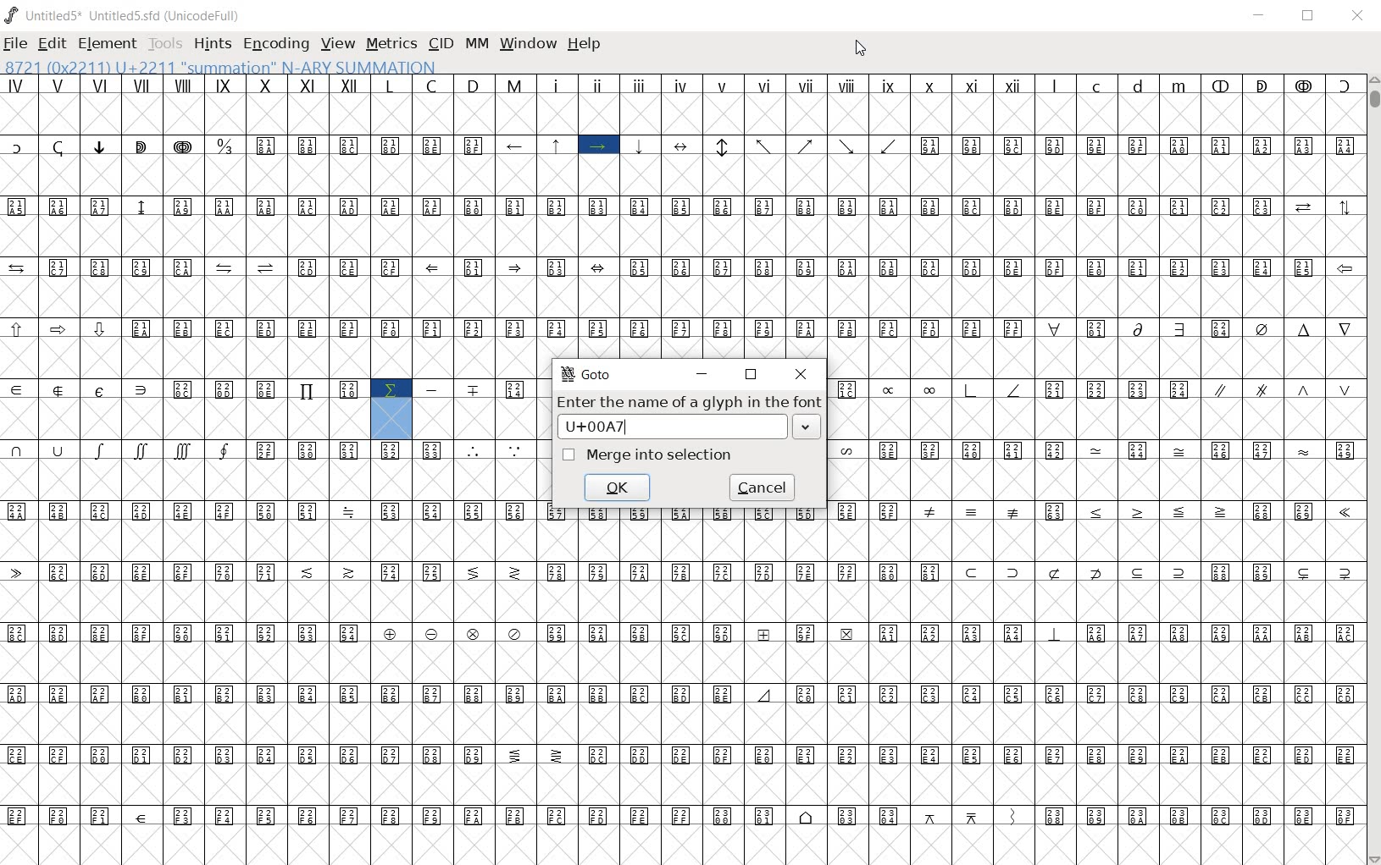  Describe the element at coordinates (1284, 82) in the screenshot. I see `special symbols` at that location.